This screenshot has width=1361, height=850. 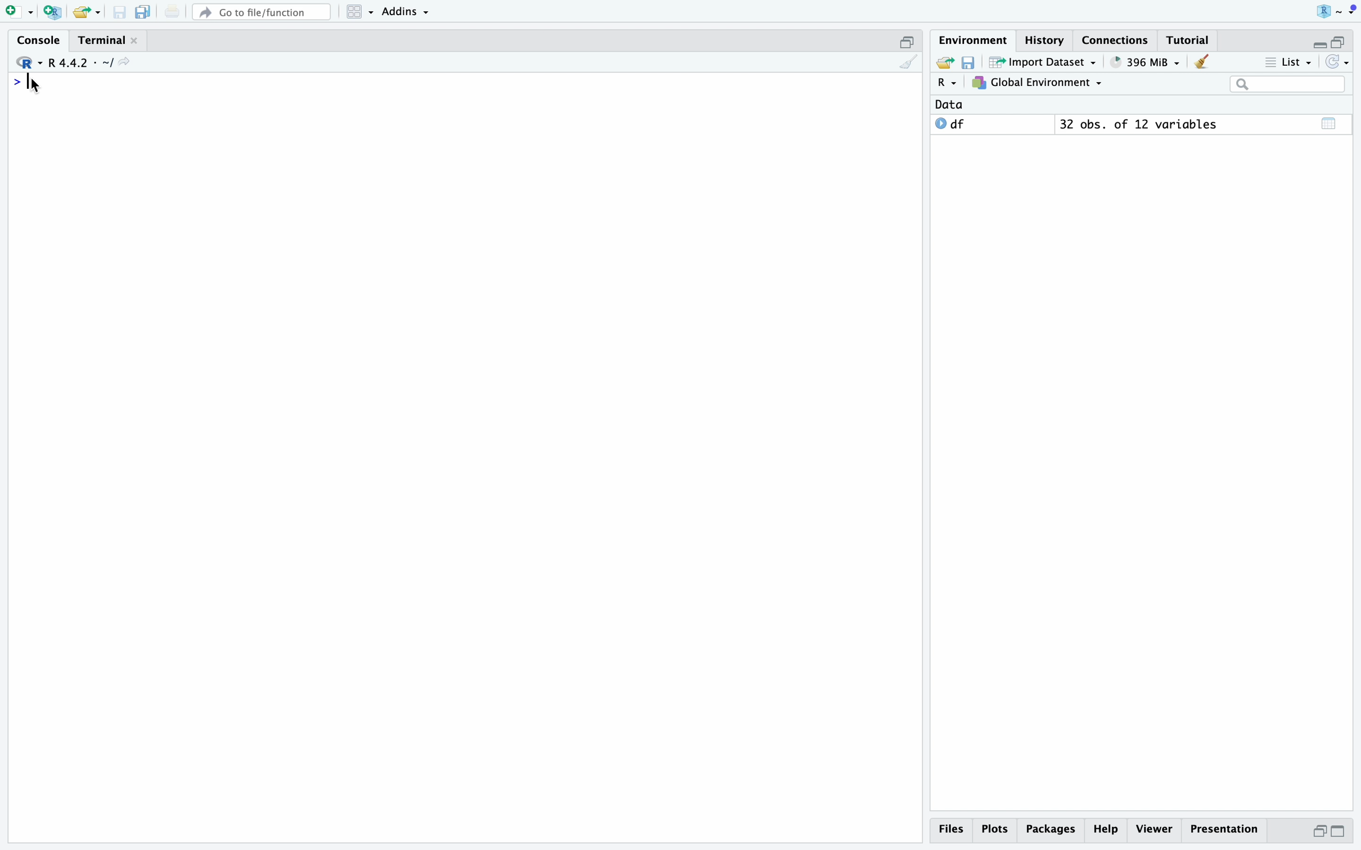 What do you see at coordinates (53, 12) in the screenshot?
I see `add R file` at bounding box center [53, 12].